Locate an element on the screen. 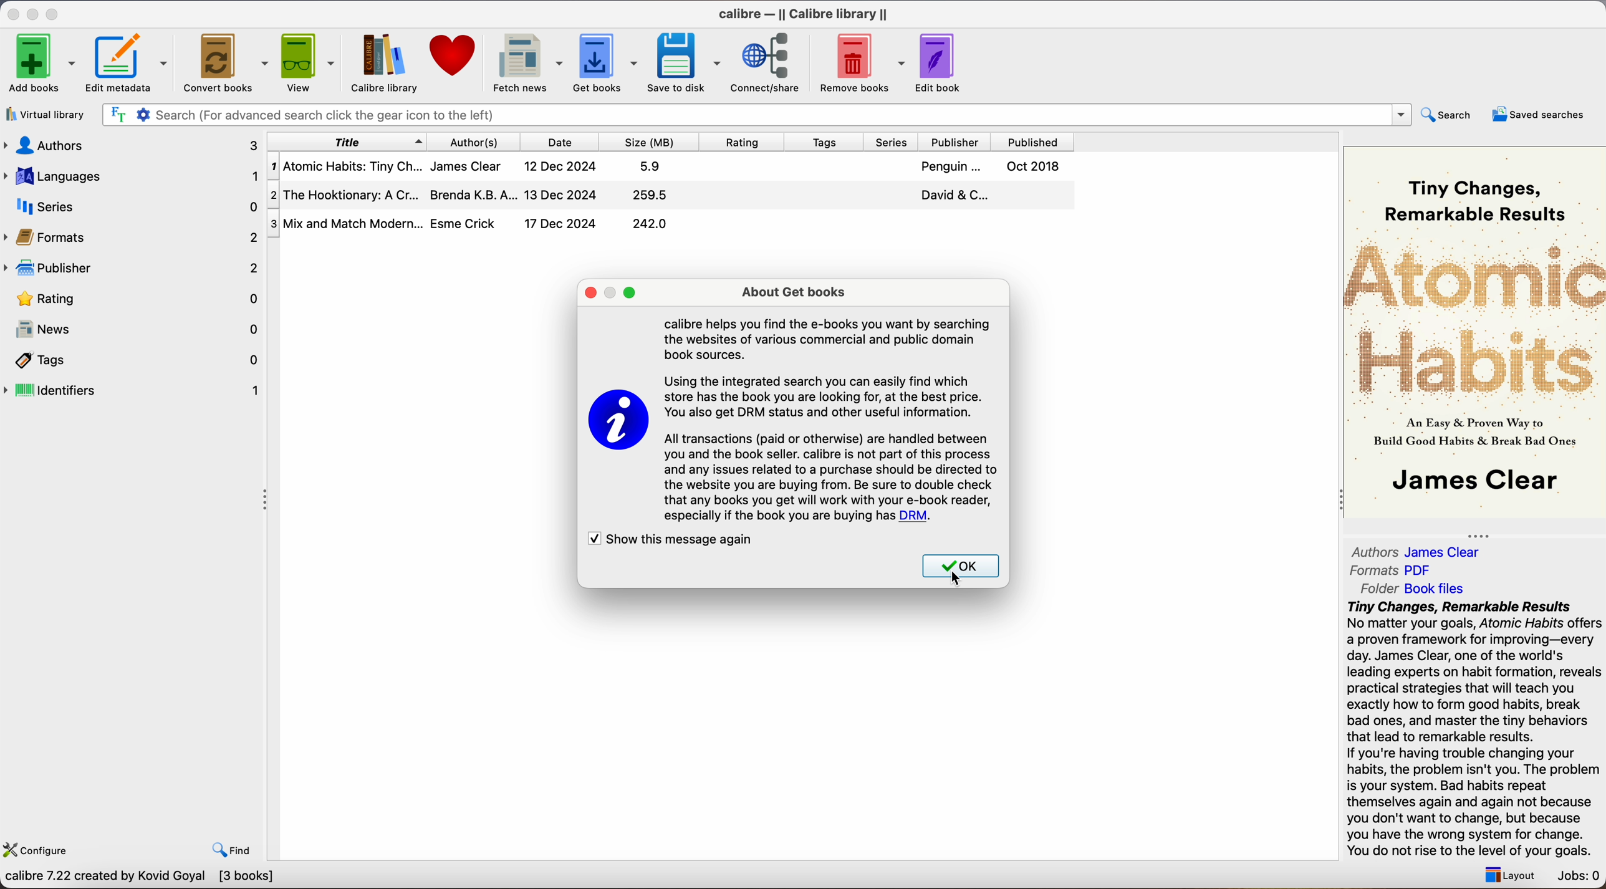 This screenshot has width=1606, height=889. view is located at coordinates (310, 62).